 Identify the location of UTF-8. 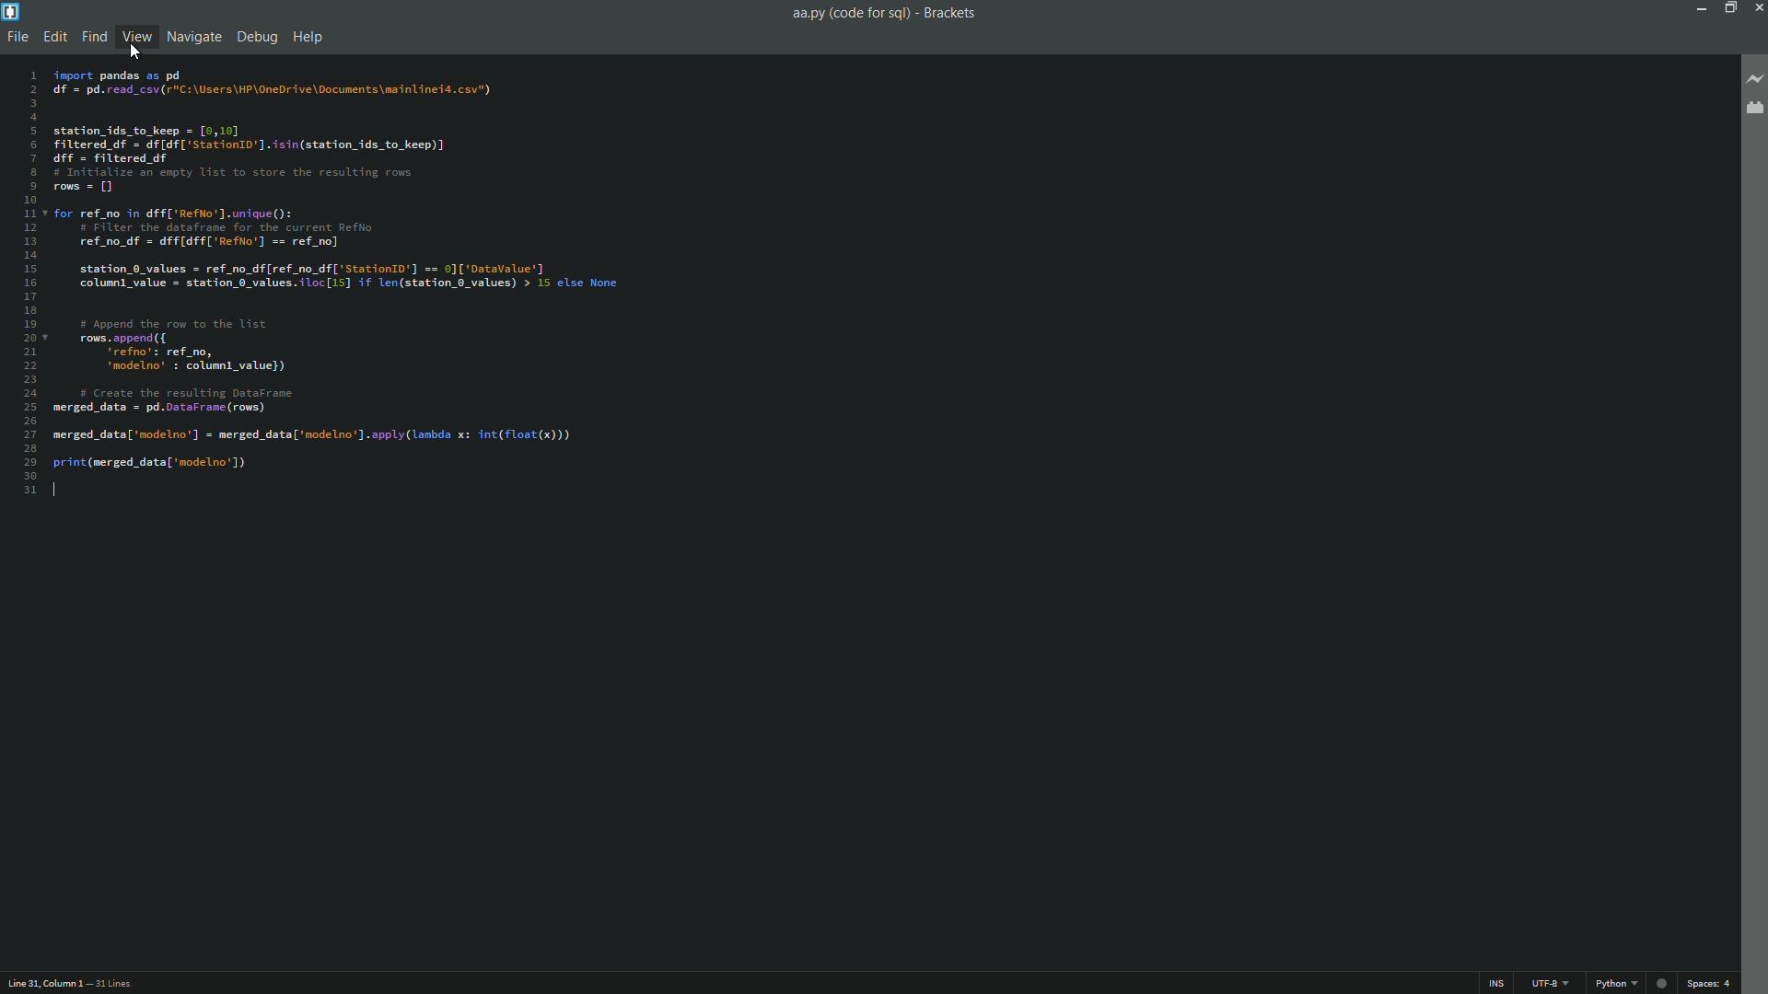
(1549, 982).